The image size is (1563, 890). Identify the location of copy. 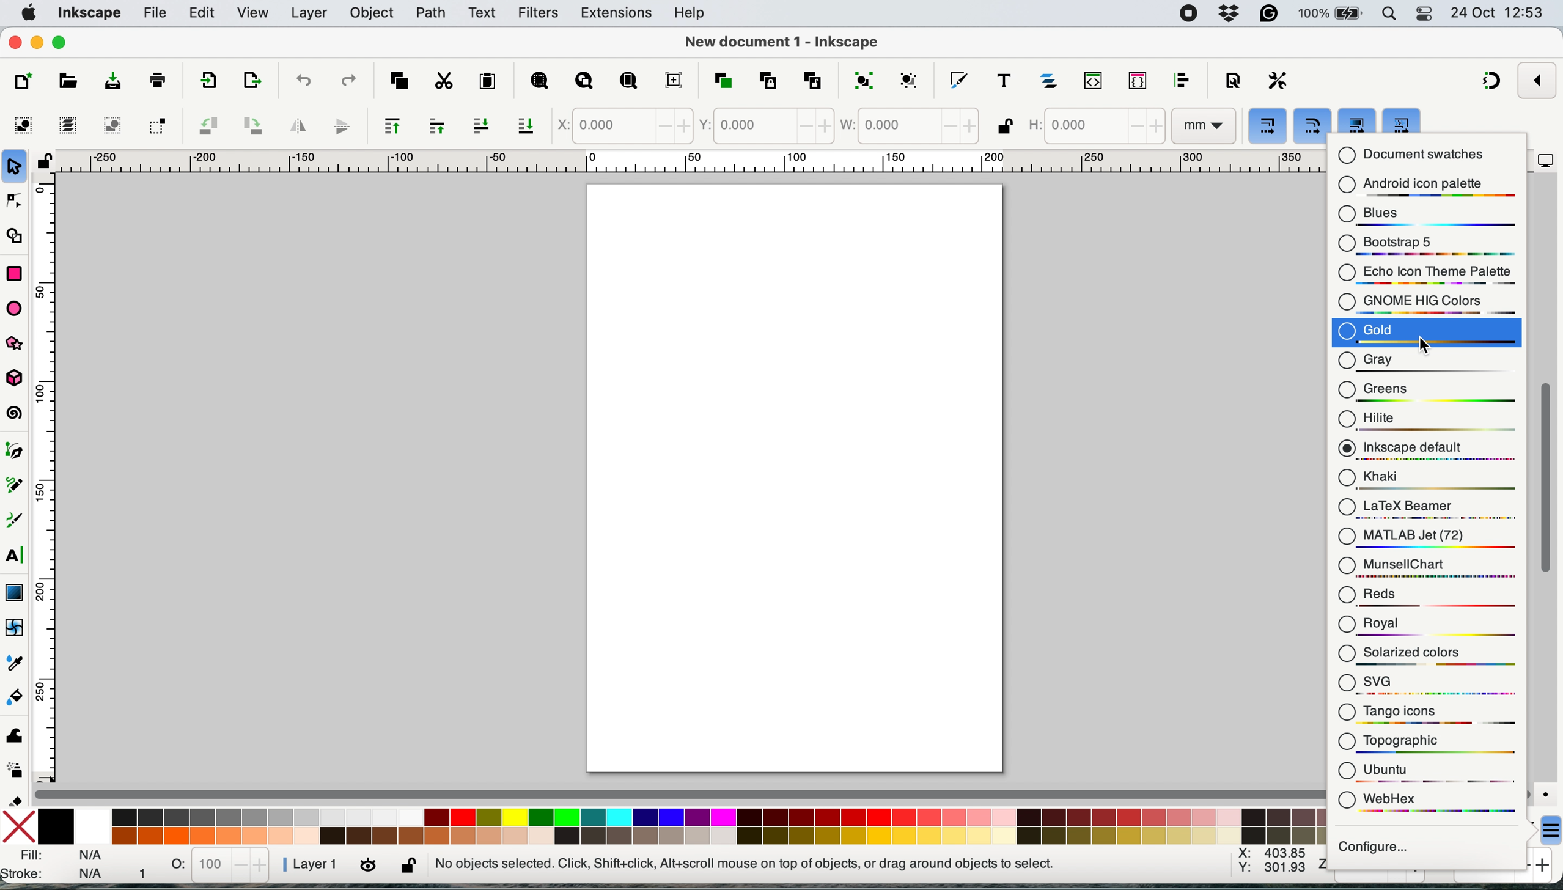
(400, 81).